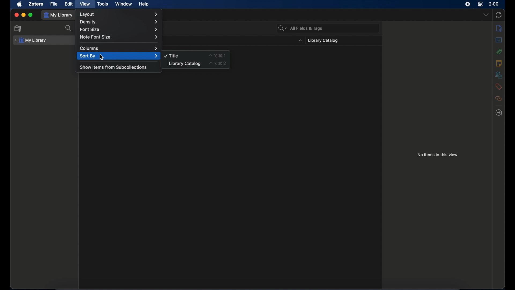 This screenshot has height=290, width=515. I want to click on shortcut, so click(217, 56).